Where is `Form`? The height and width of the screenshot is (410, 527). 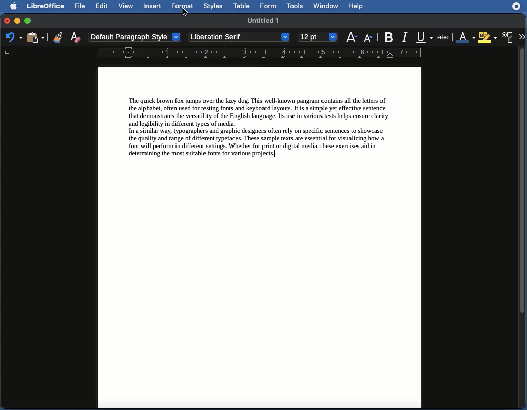 Form is located at coordinates (269, 7).